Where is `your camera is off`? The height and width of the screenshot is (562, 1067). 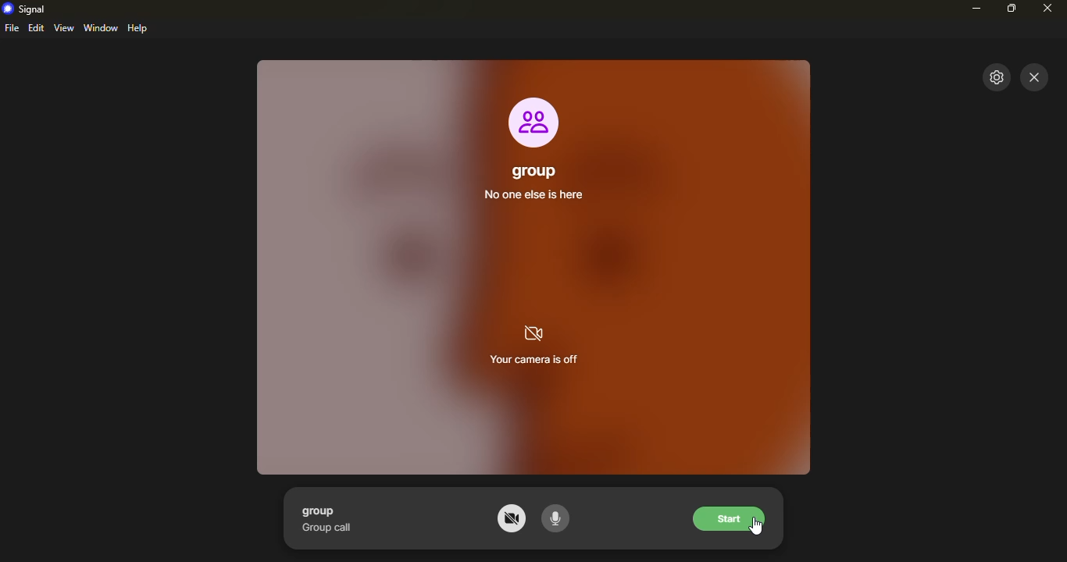 your camera is off is located at coordinates (532, 361).